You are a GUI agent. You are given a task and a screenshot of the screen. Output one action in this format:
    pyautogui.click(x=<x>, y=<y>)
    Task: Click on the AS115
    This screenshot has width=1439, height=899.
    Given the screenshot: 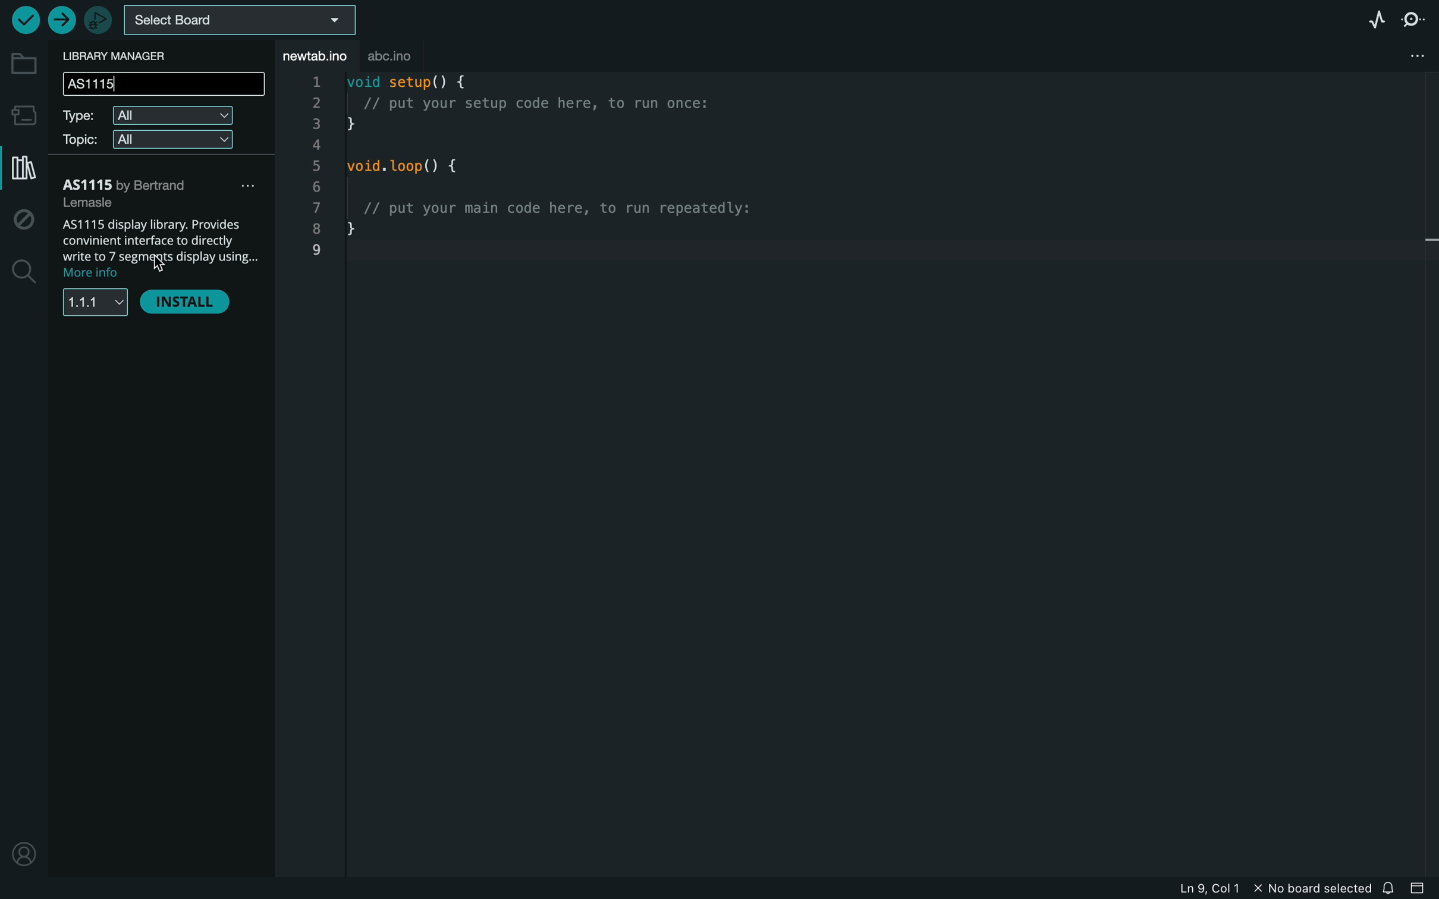 What is the action you would take?
    pyautogui.click(x=163, y=192)
    